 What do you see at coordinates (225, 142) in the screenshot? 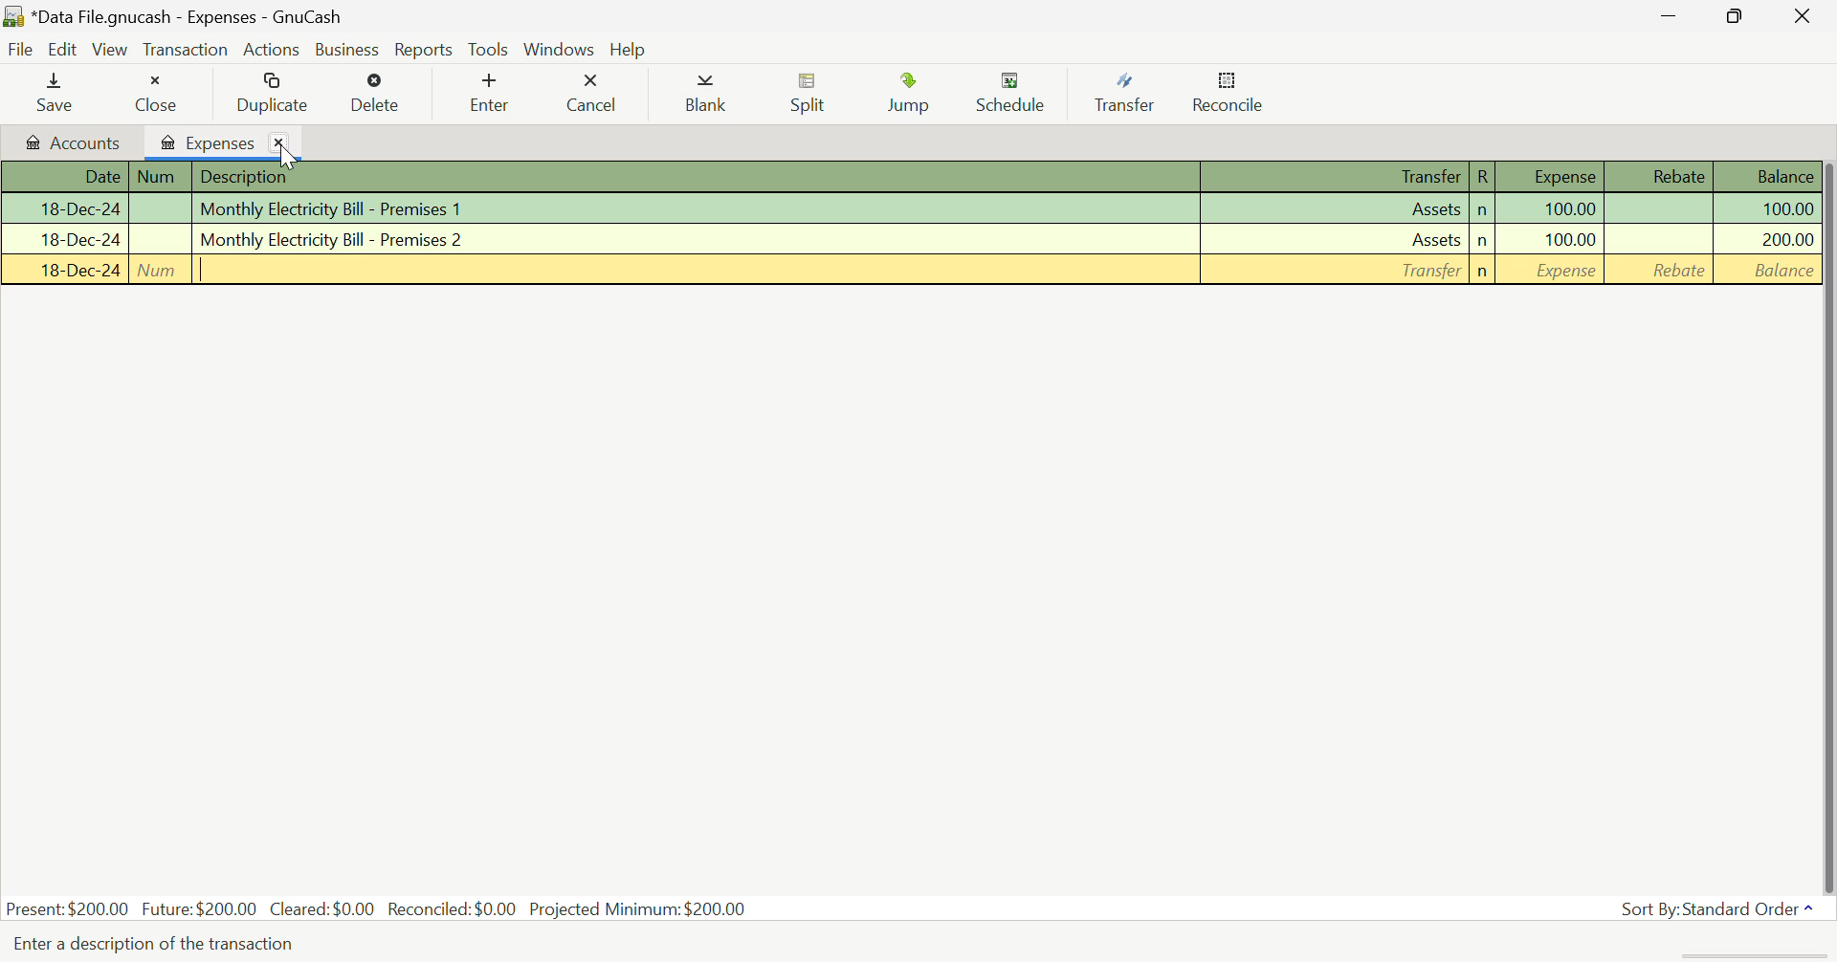
I see `Expenses` at bounding box center [225, 142].